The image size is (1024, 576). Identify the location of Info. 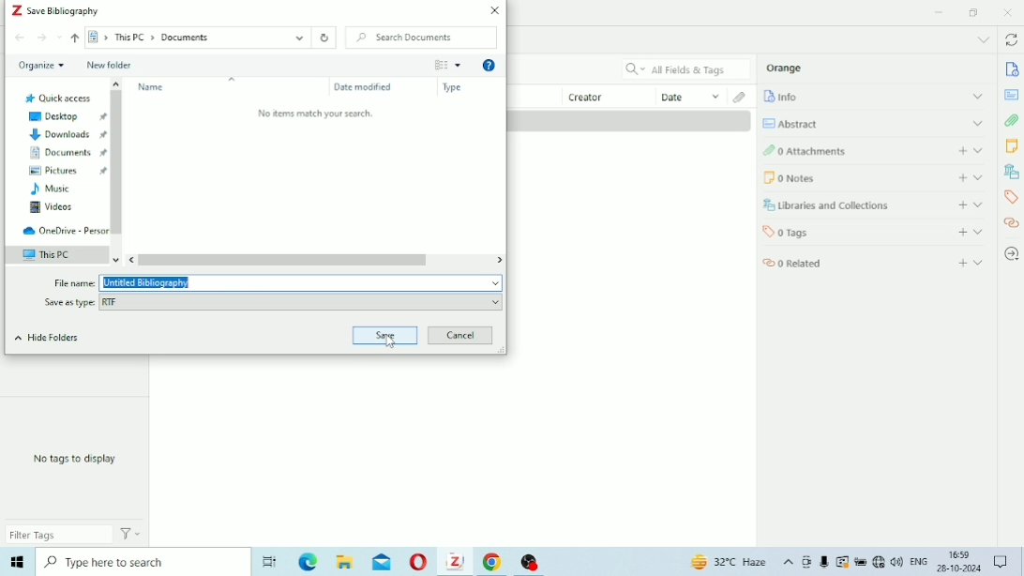
(874, 96).